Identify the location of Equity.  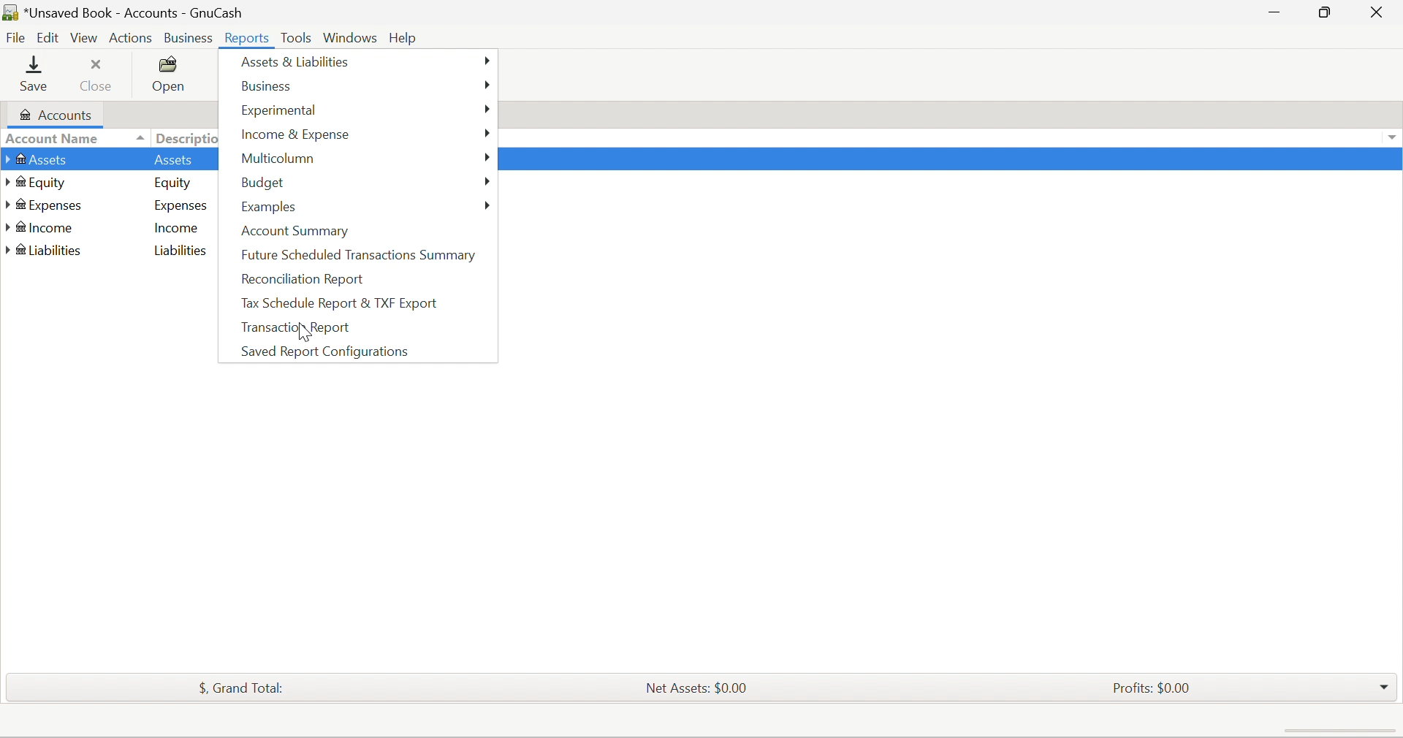
(39, 183).